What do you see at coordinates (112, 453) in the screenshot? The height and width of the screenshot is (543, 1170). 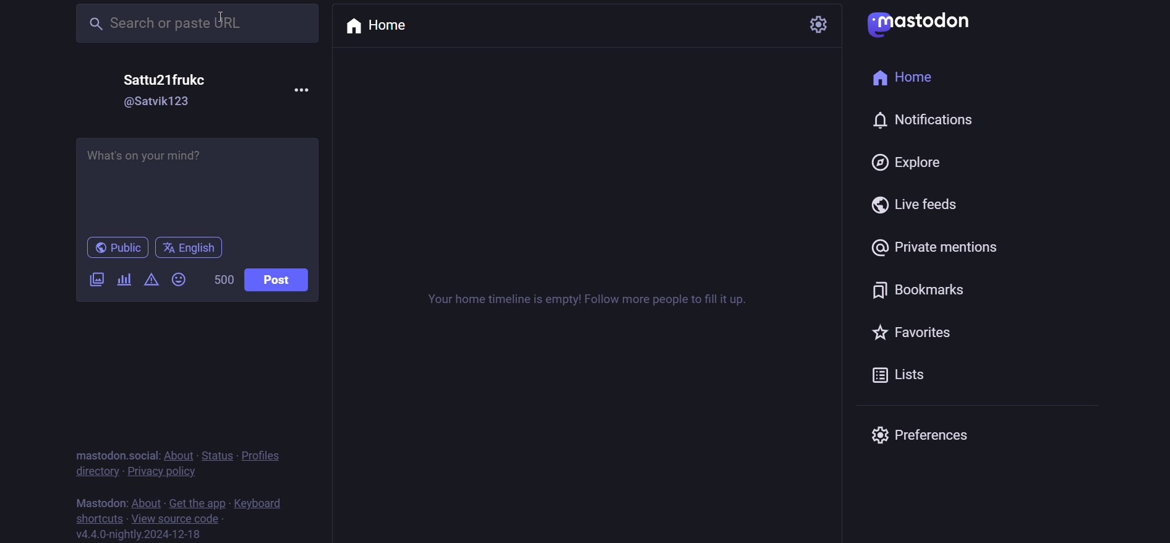 I see `mastodon social` at bounding box center [112, 453].